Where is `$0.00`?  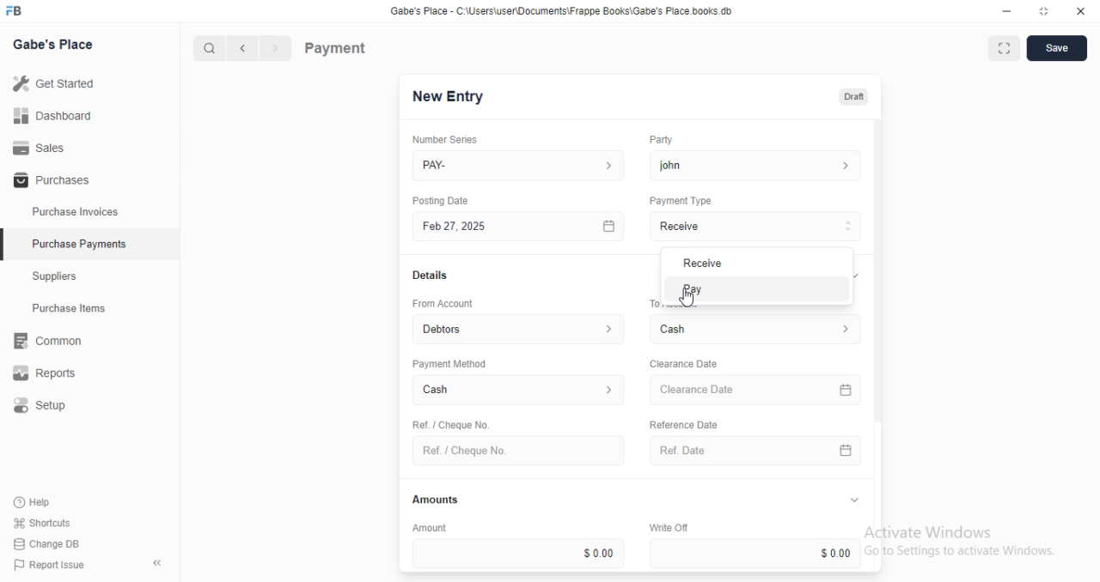 $0.00 is located at coordinates (518, 553).